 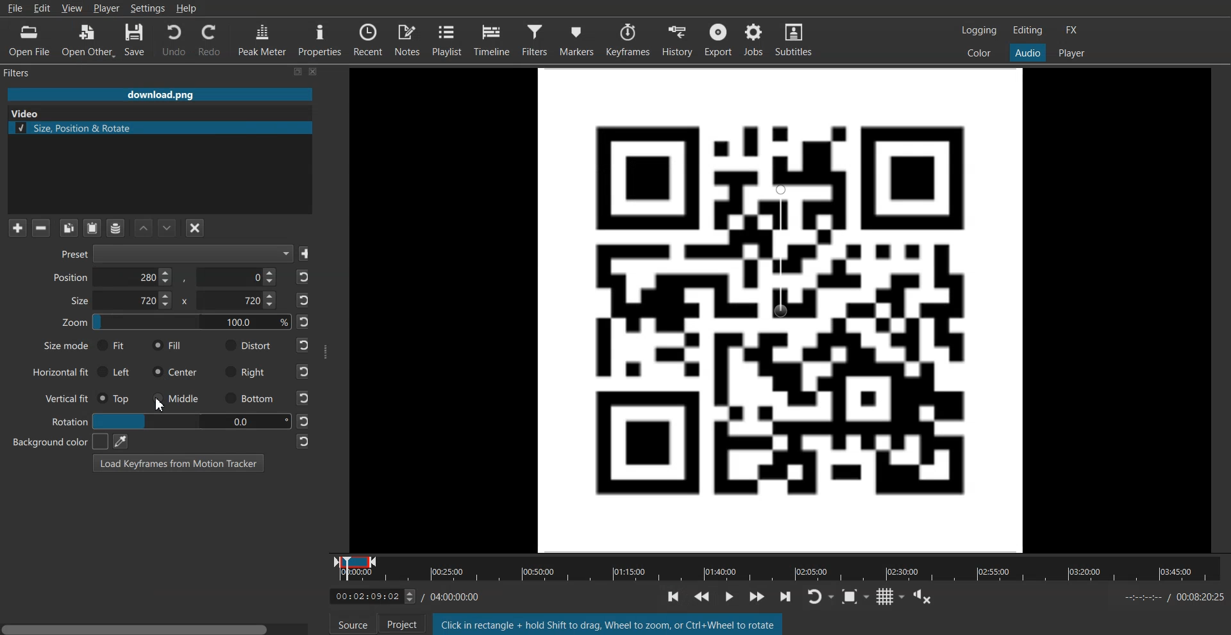 What do you see at coordinates (980, 53) in the screenshot?
I see `Switch to the color layout` at bounding box center [980, 53].